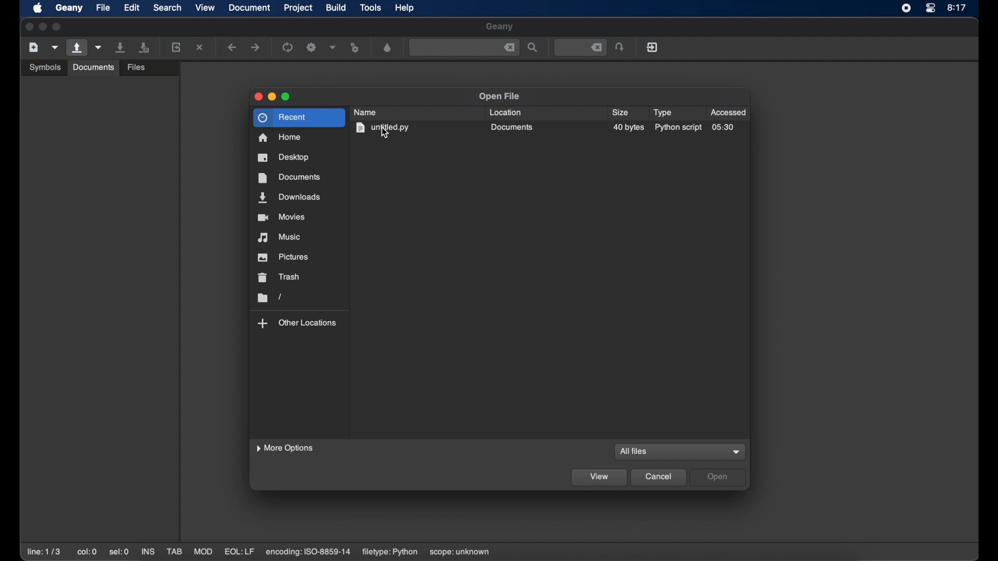 This screenshot has height=561, width=998. What do you see at coordinates (240, 552) in the screenshot?
I see `eql: lf` at bounding box center [240, 552].